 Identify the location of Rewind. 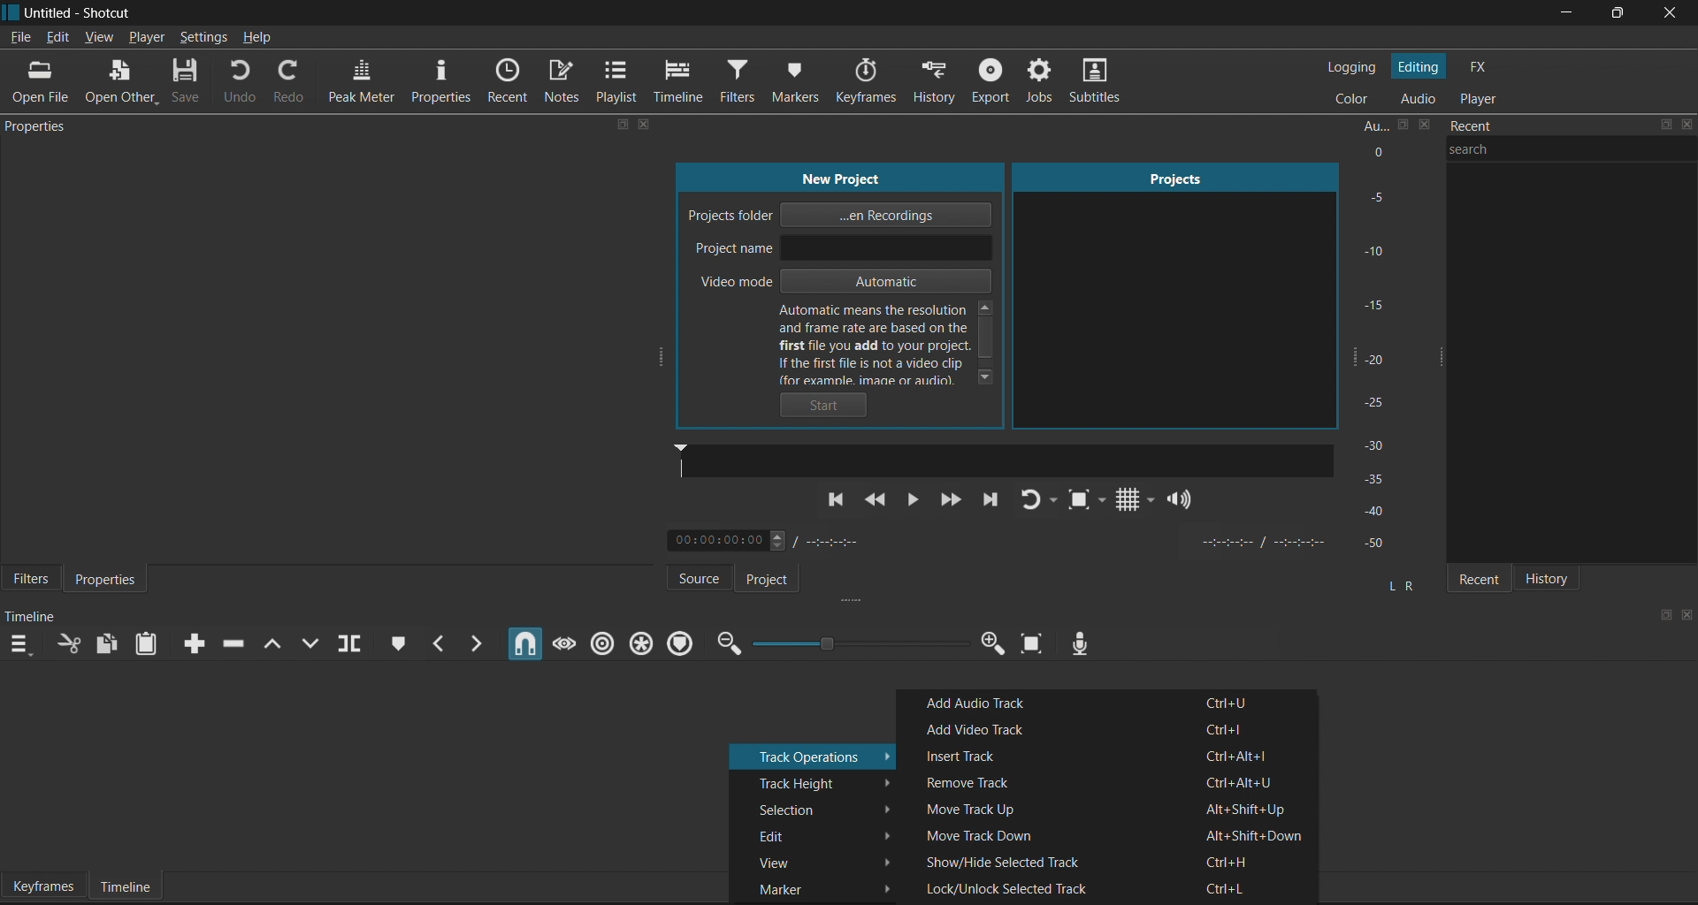
(879, 502).